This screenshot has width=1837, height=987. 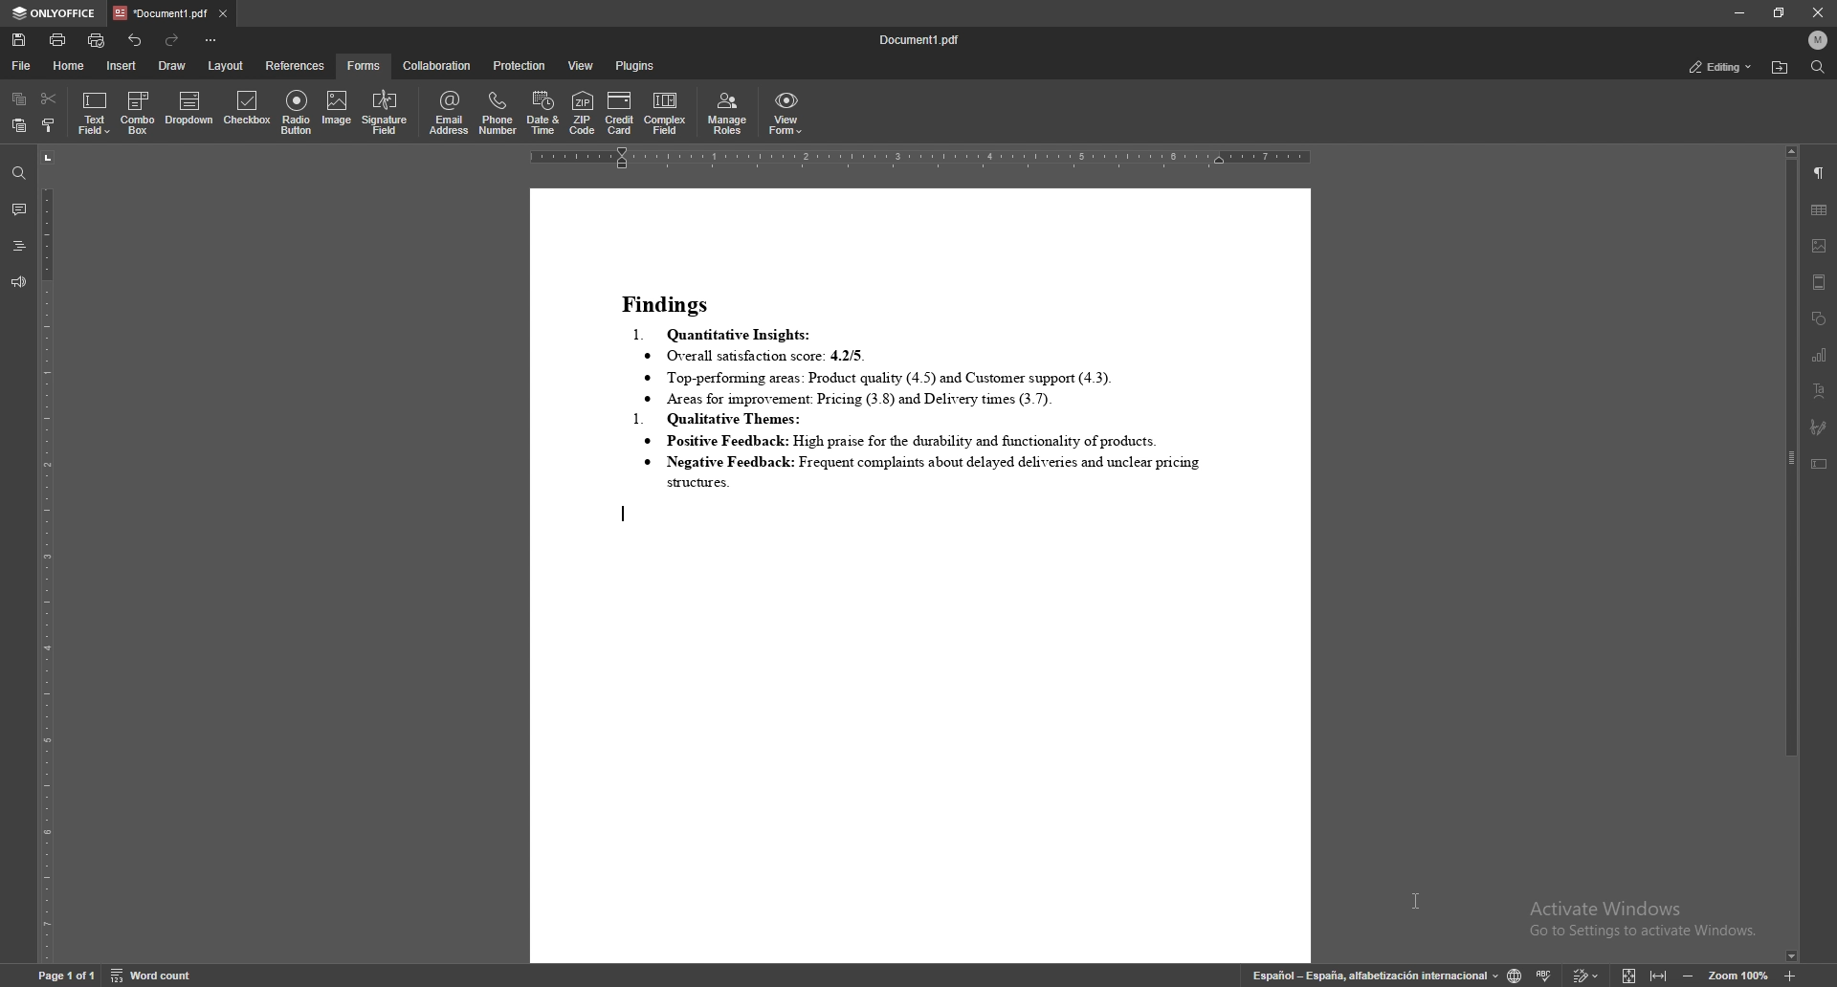 What do you see at coordinates (1821, 355) in the screenshot?
I see `chart` at bounding box center [1821, 355].